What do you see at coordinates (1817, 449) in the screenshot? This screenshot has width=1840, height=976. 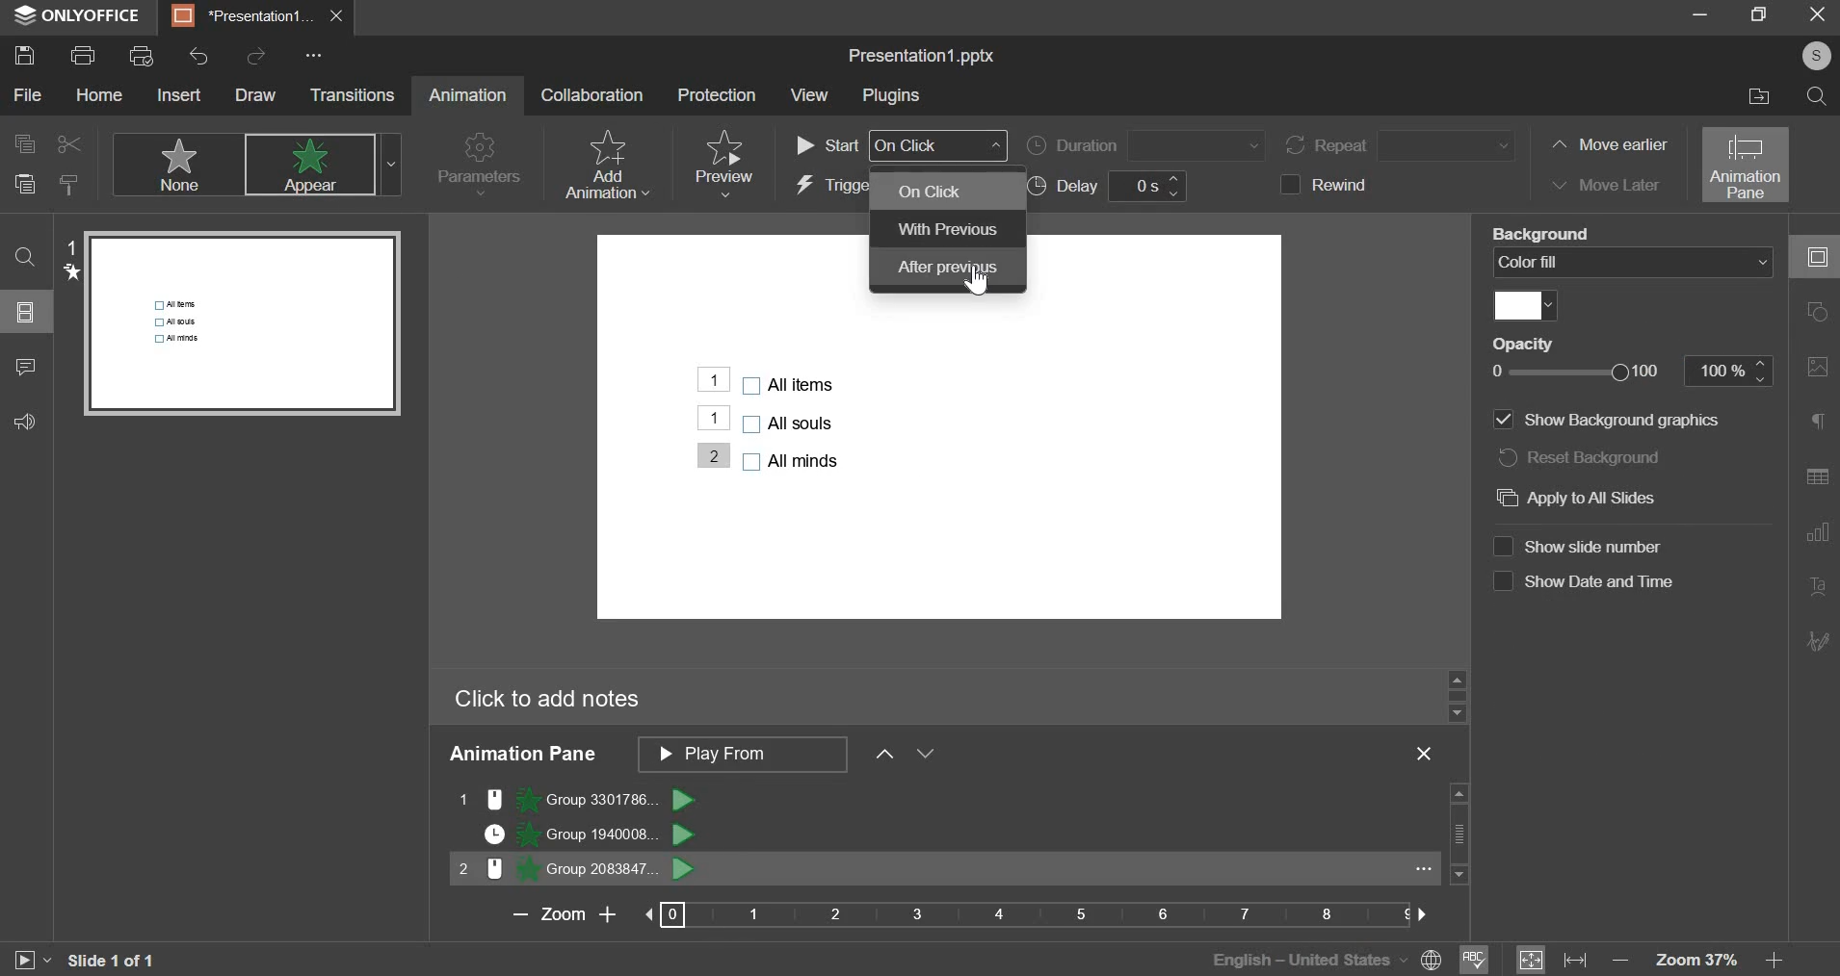 I see `right side bar` at bounding box center [1817, 449].